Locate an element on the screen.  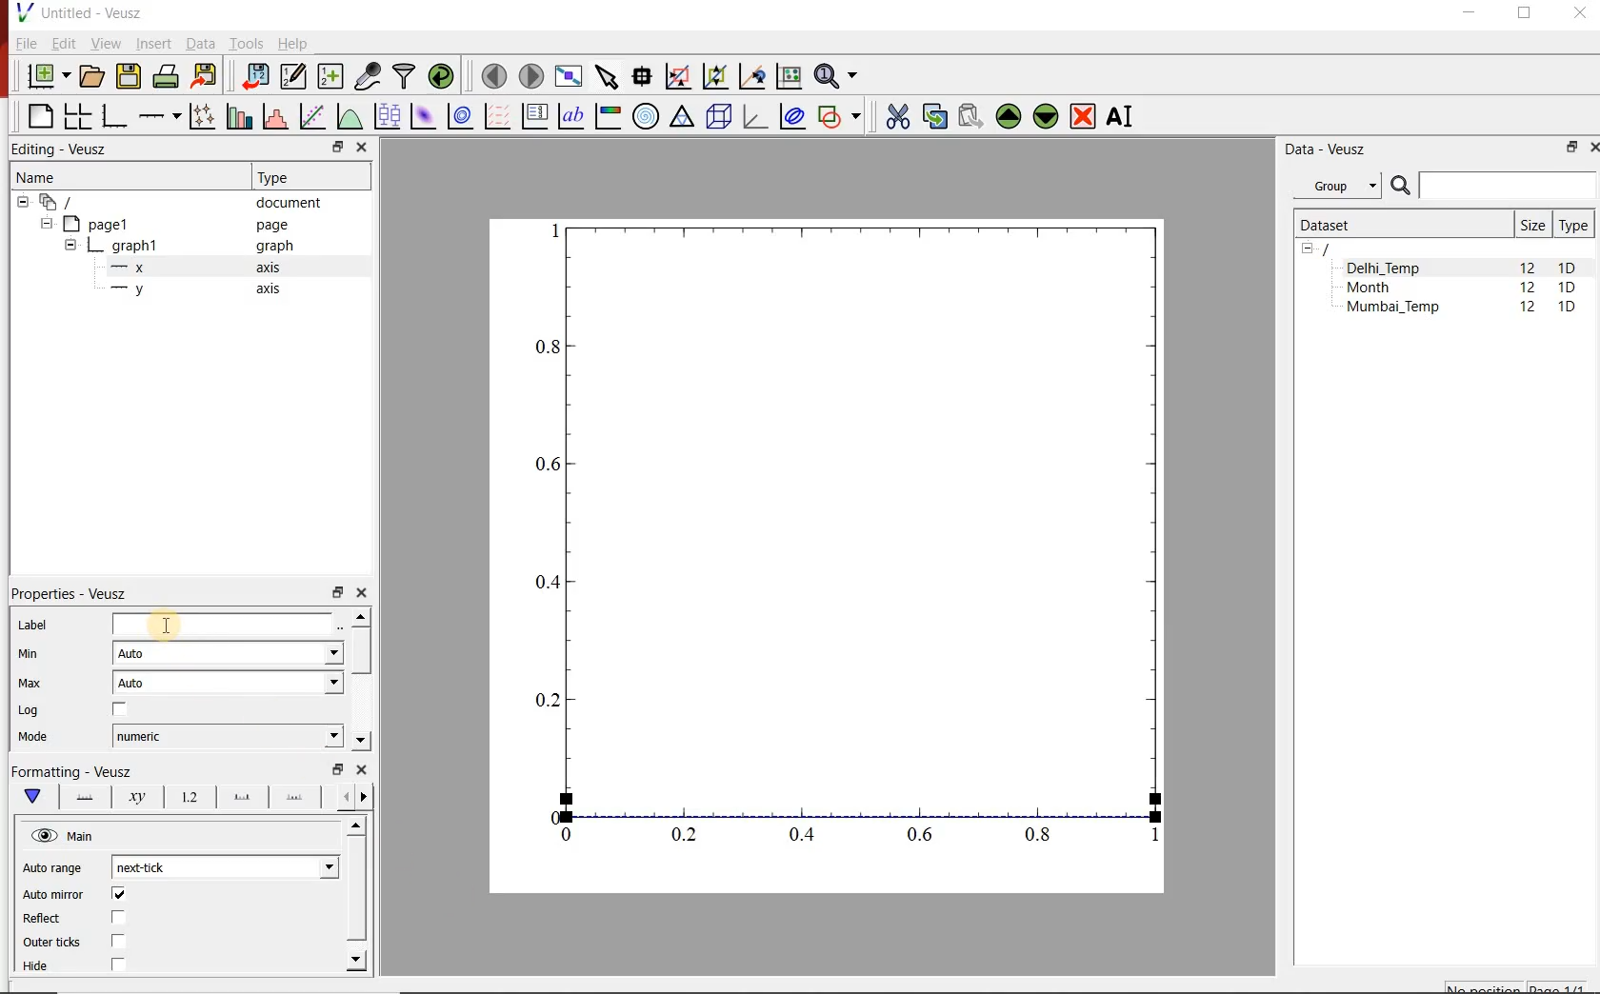
Type is located at coordinates (281, 177).